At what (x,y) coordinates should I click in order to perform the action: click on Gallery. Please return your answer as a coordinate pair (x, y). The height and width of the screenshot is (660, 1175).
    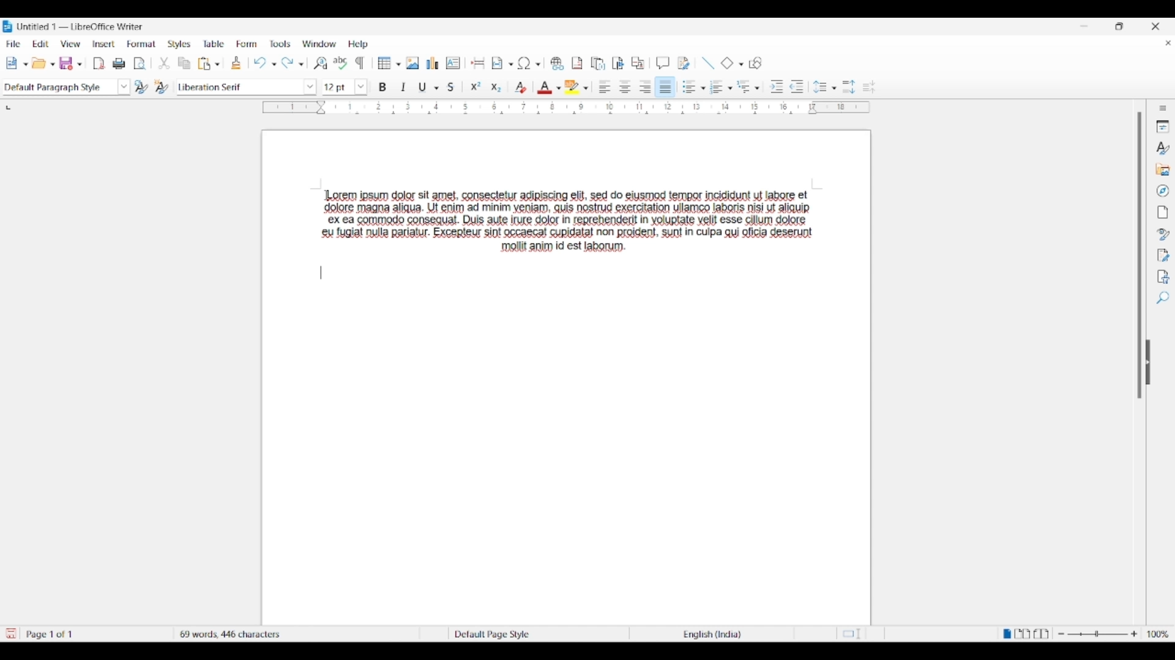
    Looking at the image, I should click on (1162, 169).